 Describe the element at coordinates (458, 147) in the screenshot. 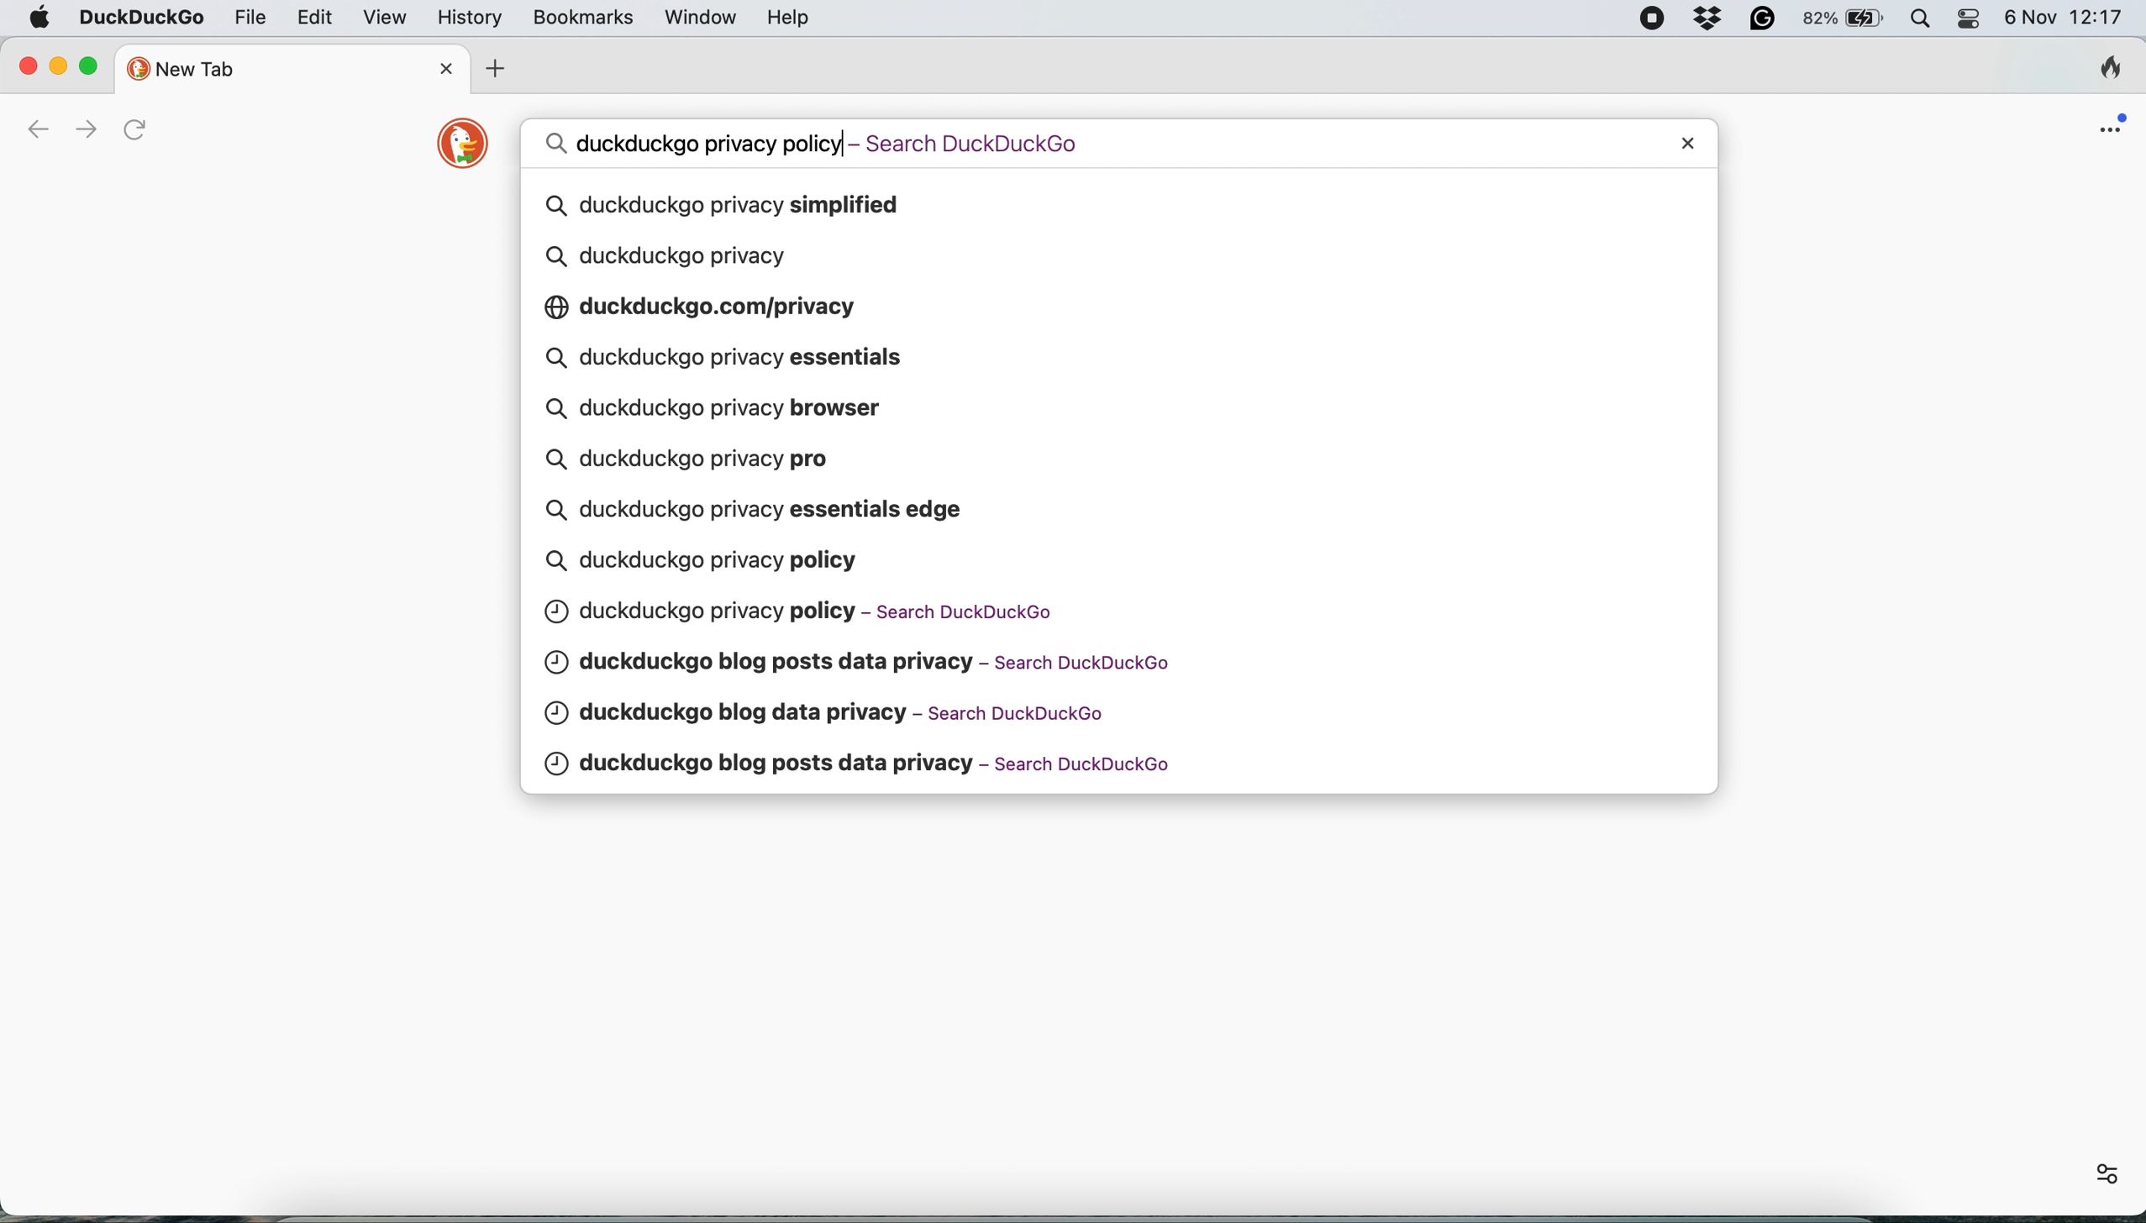

I see `duckduckgo logo` at that location.